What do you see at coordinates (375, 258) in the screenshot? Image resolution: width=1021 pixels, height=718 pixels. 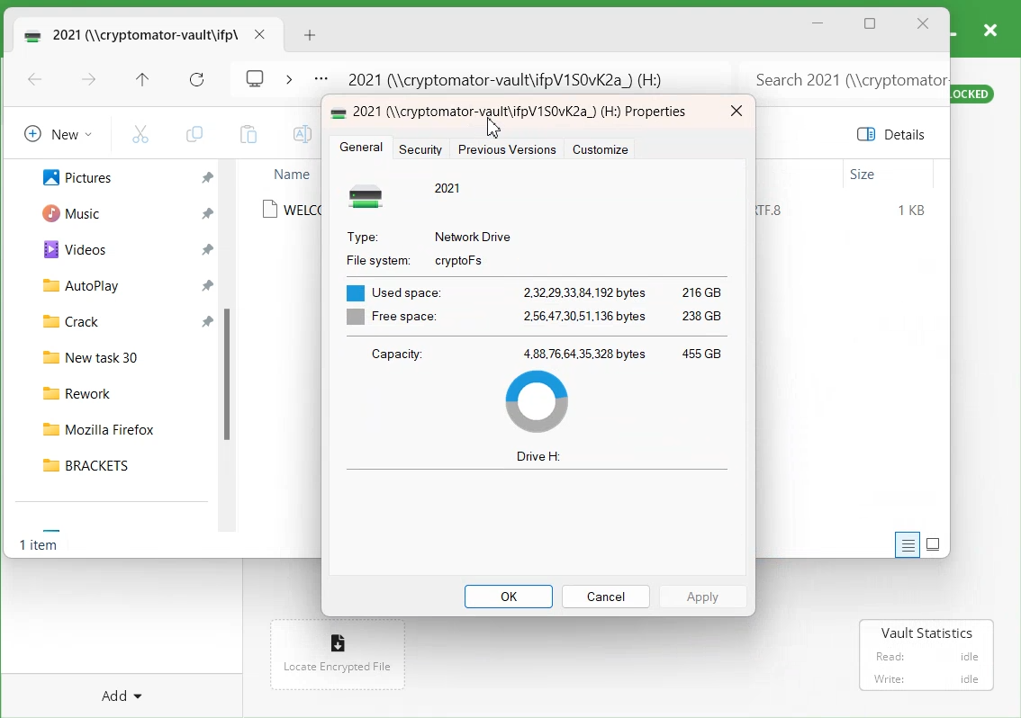 I see `File system` at bounding box center [375, 258].